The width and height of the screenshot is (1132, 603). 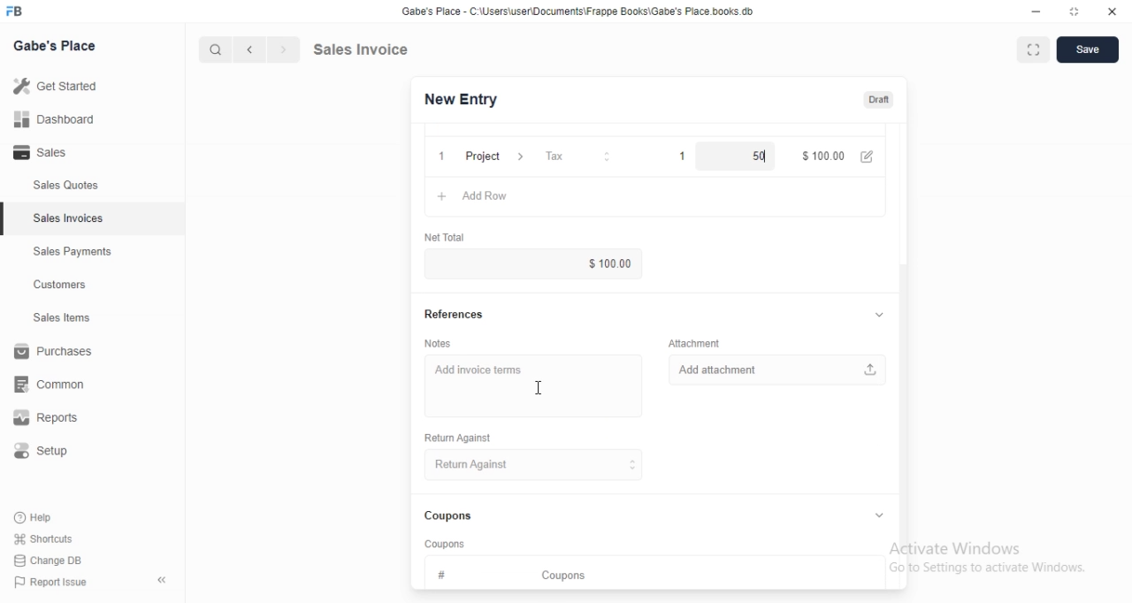 What do you see at coordinates (822, 155) in the screenshot?
I see `$100.00` at bounding box center [822, 155].